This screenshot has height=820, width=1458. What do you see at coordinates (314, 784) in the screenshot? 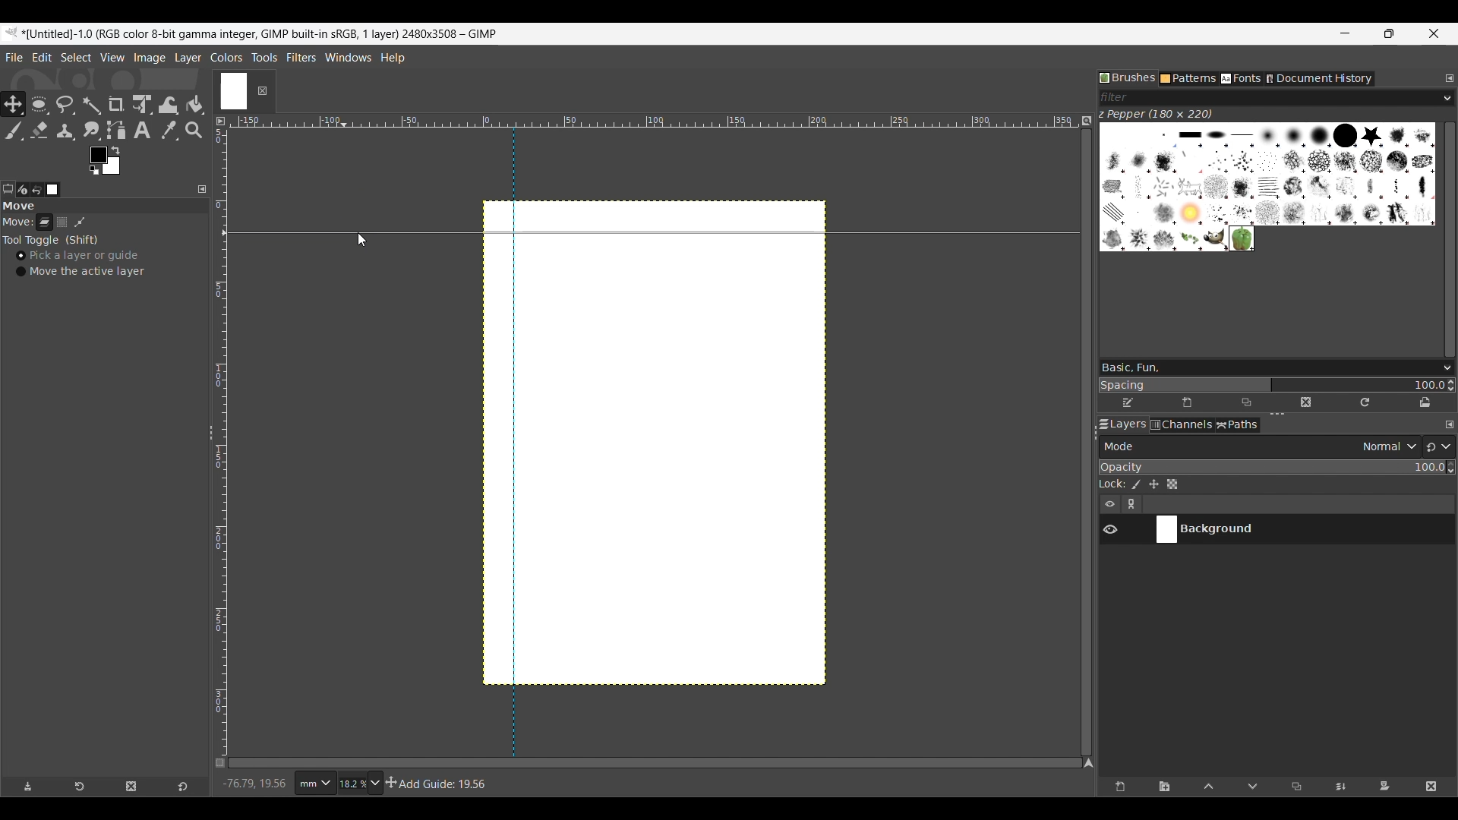
I see `Ruler measurement` at bounding box center [314, 784].